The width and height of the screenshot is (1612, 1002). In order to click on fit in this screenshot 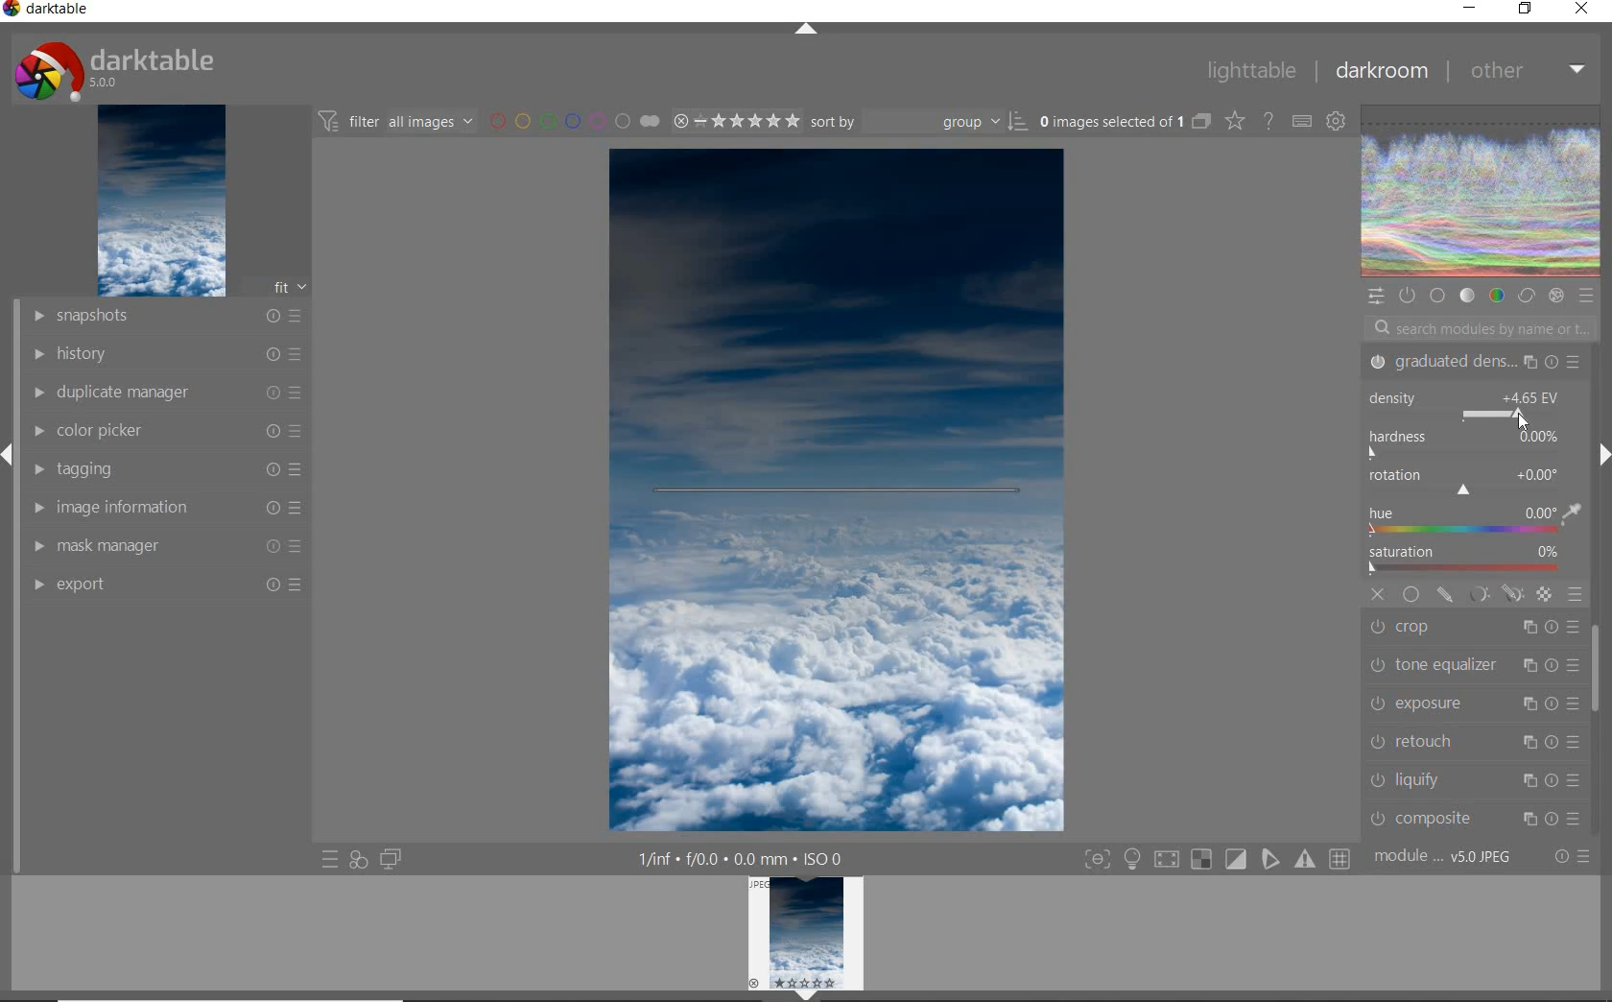, I will do `click(278, 288)`.